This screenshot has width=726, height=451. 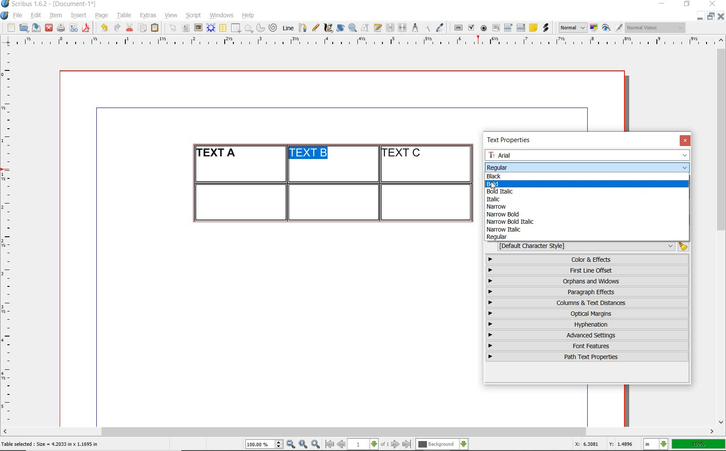 What do you see at coordinates (509, 27) in the screenshot?
I see `pdf combo box` at bounding box center [509, 27].